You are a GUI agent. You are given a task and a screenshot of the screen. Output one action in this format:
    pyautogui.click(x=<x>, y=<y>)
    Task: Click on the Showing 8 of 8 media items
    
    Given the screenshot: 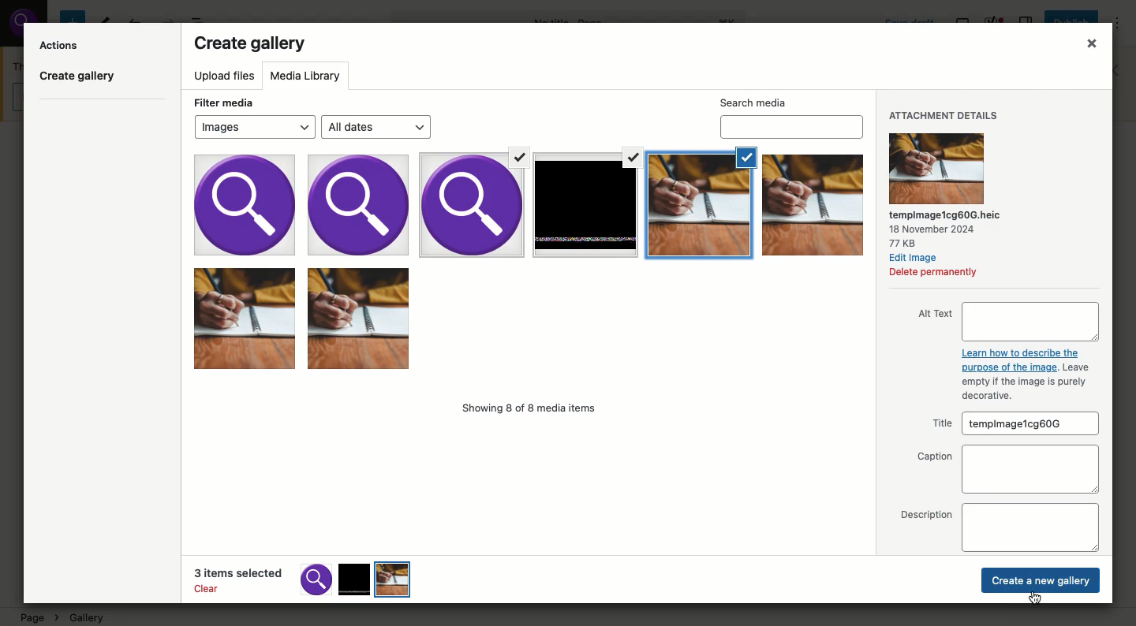 What is the action you would take?
    pyautogui.click(x=532, y=410)
    